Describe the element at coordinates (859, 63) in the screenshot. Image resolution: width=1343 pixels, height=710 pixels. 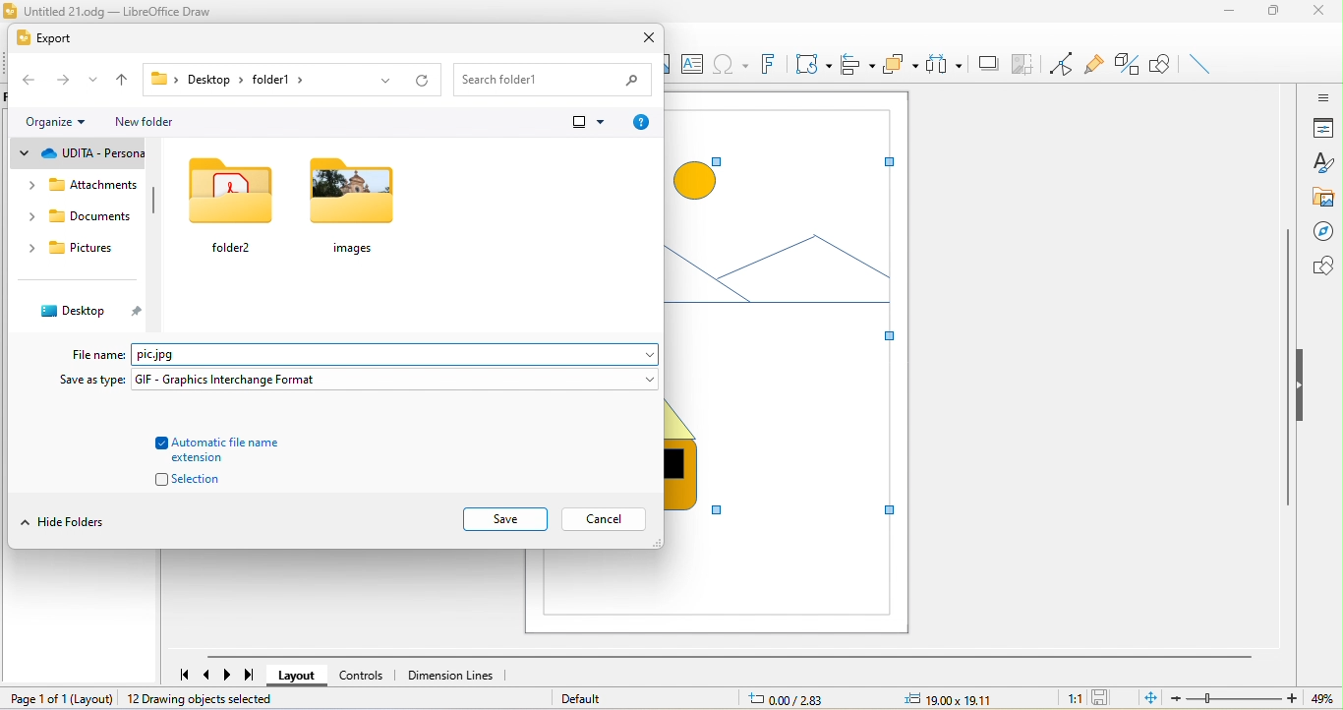
I see `align objects` at that location.